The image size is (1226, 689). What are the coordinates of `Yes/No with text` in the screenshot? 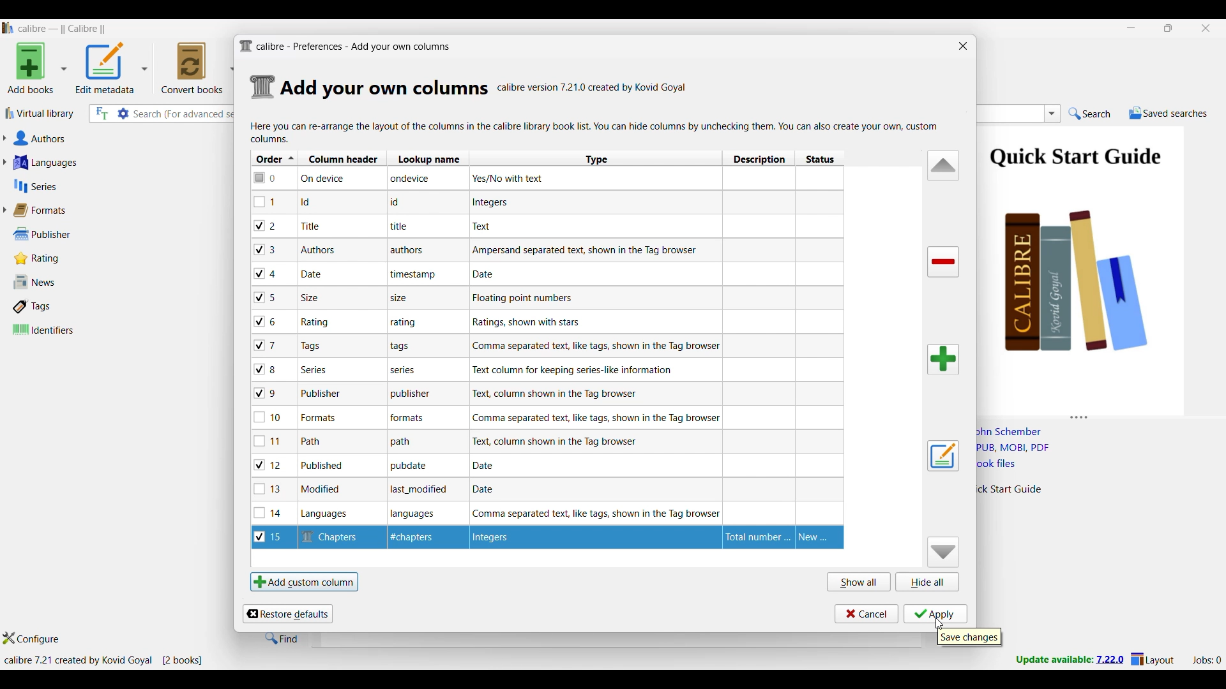 It's located at (513, 178).